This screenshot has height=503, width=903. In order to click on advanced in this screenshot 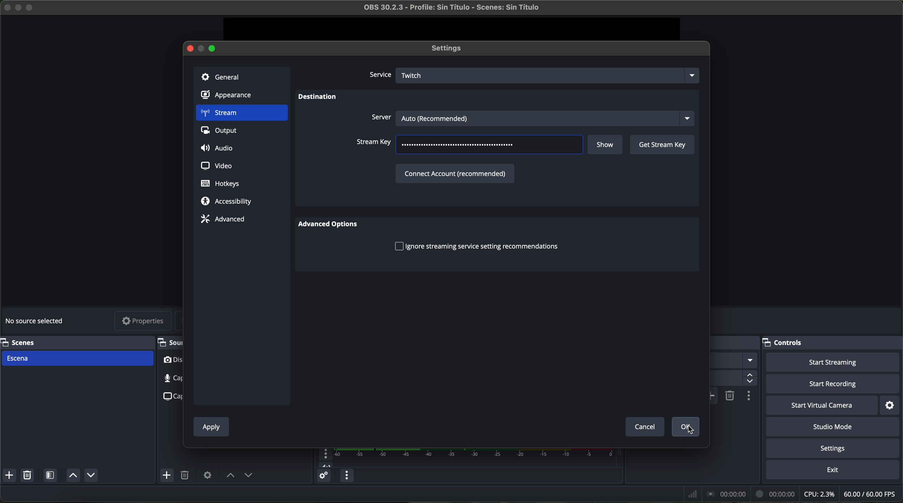, I will do `click(223, 219)`.